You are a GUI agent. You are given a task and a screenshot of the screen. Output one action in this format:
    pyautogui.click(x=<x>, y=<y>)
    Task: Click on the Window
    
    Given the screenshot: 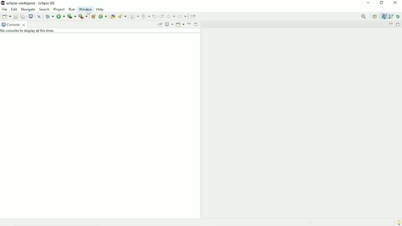 What is the action you would take?
    pyautogui.click(x=85, y=9)
    